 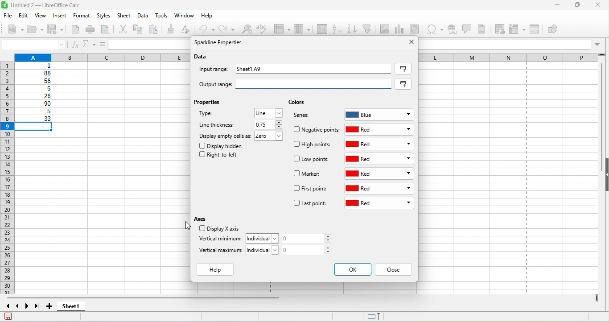 I want to click on sparkline properties, so click(x=220, y=43).